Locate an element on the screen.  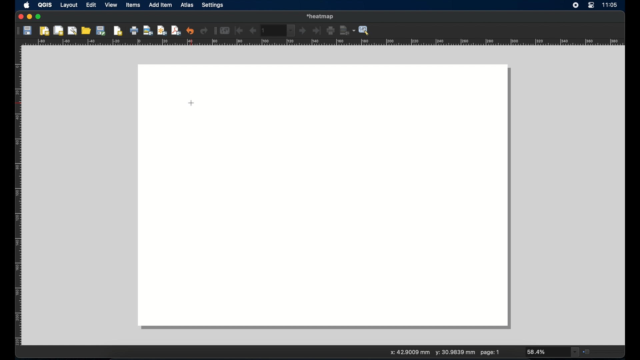
screen recorder is located at coordinates (576, 6).